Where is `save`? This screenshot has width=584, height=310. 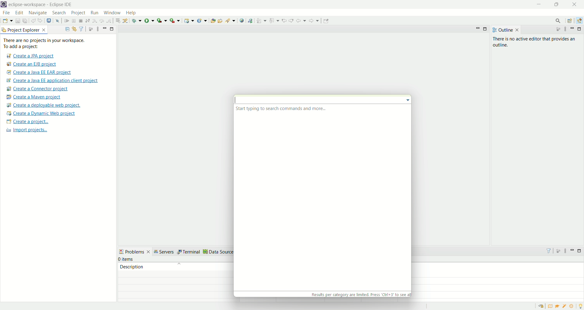
save is located at coordinates (16, 21).